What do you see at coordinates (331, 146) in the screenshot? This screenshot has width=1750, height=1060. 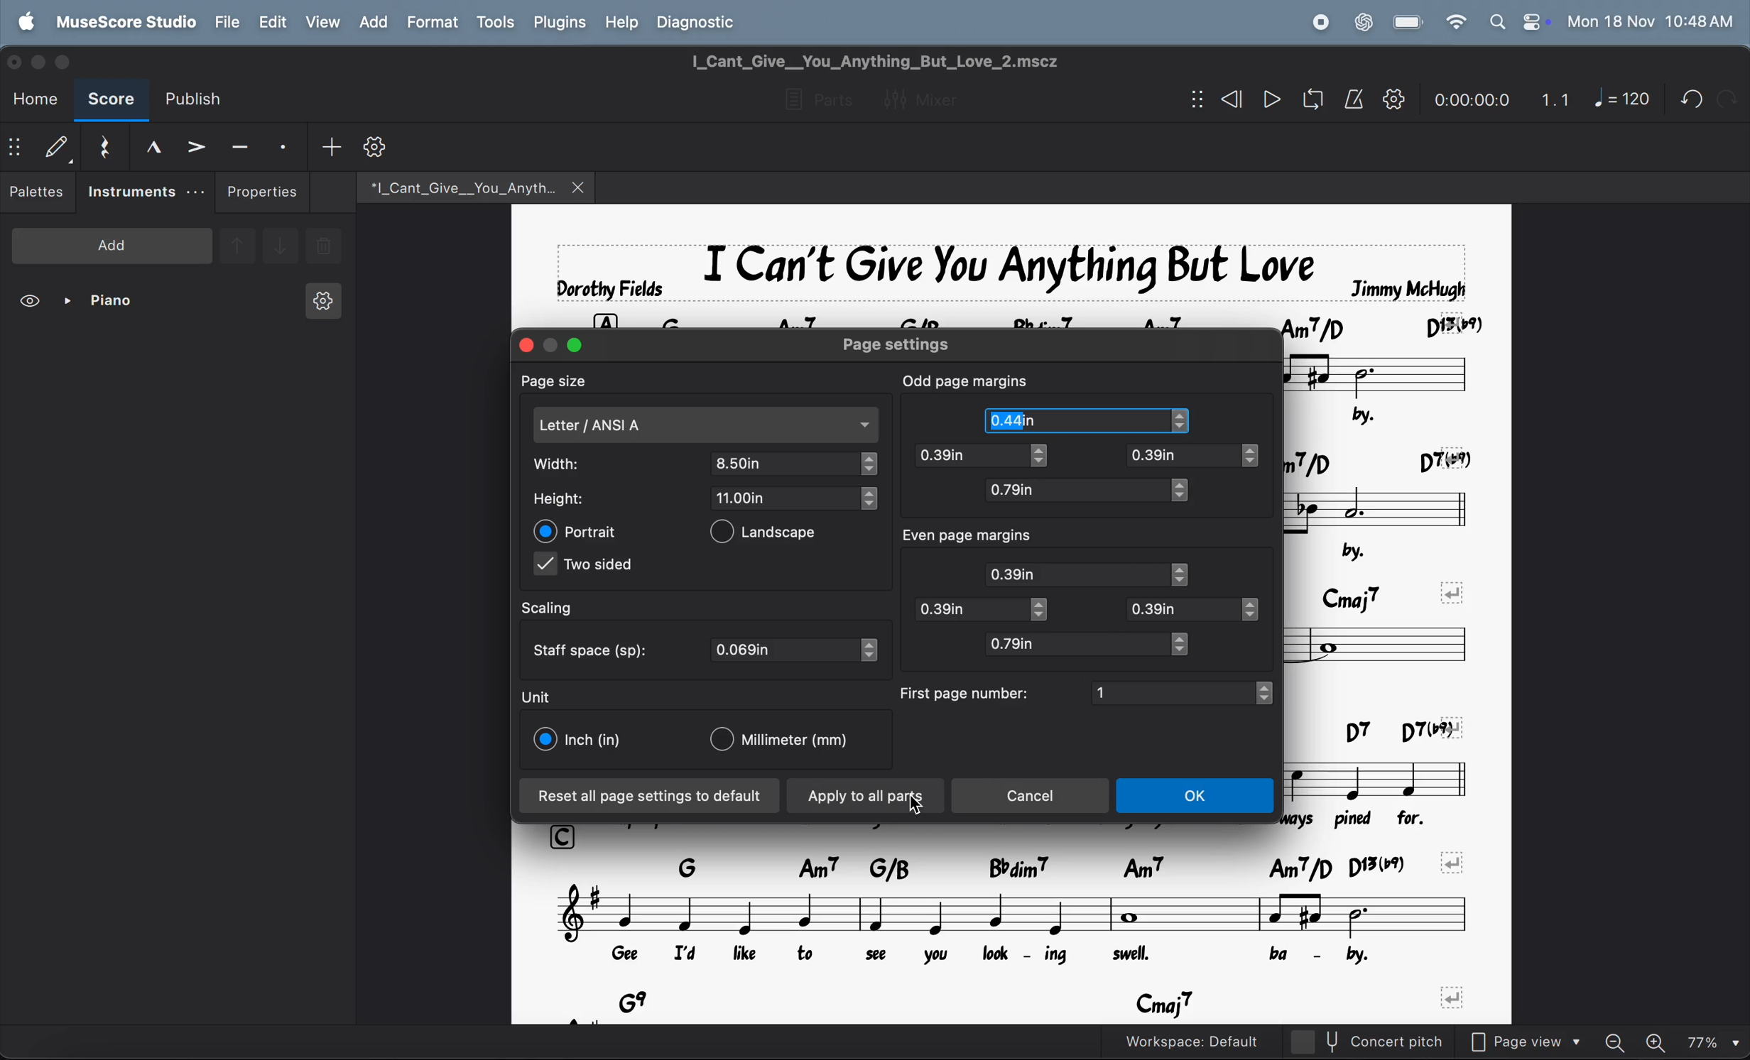 I see `add` at bounding box center [331, 146].